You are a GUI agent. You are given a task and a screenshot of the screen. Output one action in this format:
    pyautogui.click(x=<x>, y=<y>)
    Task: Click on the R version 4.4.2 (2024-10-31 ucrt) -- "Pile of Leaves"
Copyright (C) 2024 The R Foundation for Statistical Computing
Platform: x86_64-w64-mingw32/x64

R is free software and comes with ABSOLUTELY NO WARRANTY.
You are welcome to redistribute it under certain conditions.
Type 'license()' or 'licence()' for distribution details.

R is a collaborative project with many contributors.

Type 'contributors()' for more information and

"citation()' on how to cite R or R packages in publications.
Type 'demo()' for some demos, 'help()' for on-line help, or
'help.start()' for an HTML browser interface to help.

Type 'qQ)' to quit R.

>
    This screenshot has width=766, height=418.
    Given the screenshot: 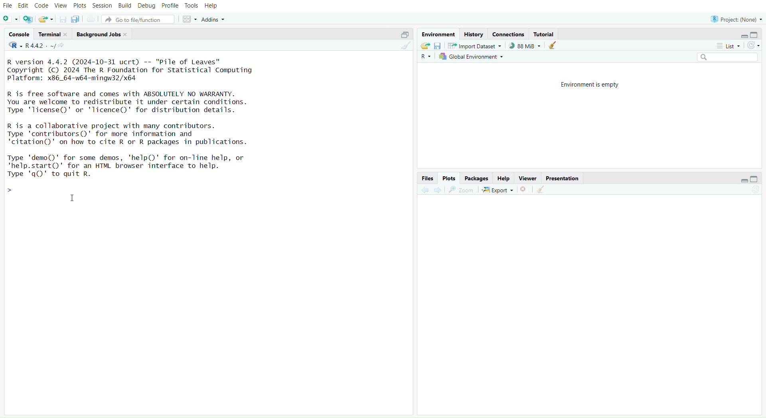 What is the action you would take?
    pyautogui.click(x=146, y=126)
    